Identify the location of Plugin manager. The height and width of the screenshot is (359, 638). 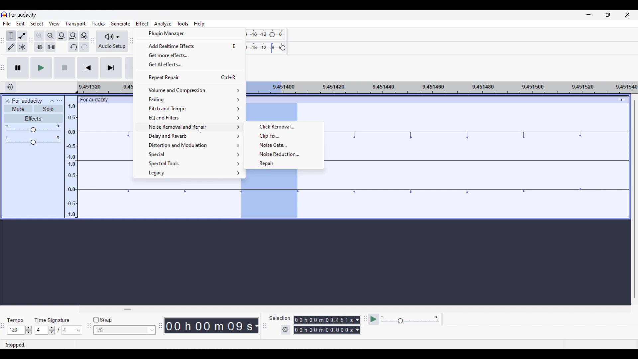
(190, 34).